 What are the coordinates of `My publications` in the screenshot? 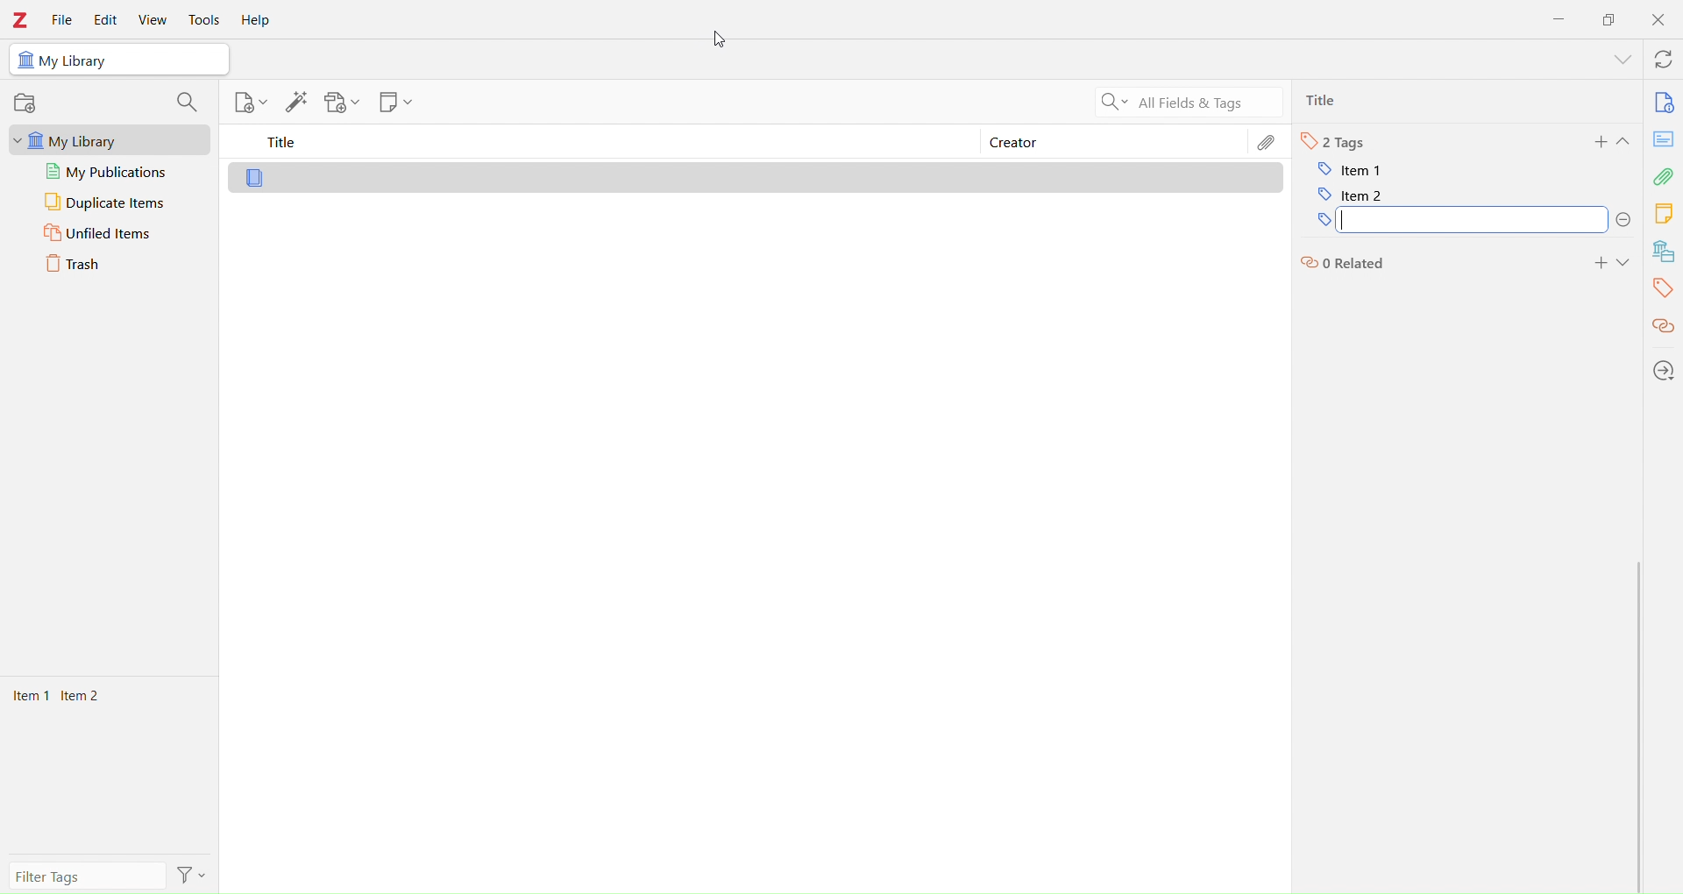 It's located at (107, 171).